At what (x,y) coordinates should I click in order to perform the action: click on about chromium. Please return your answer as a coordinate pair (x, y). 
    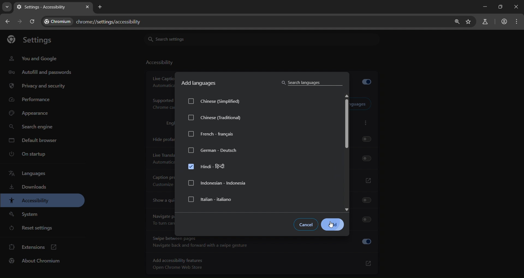
    Looking at the image, I should click on (35, 261).